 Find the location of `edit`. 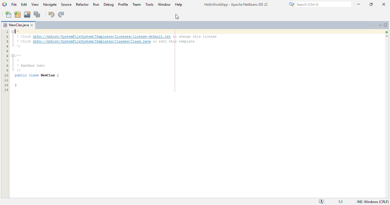

edit is located at coordinates (24, 5).